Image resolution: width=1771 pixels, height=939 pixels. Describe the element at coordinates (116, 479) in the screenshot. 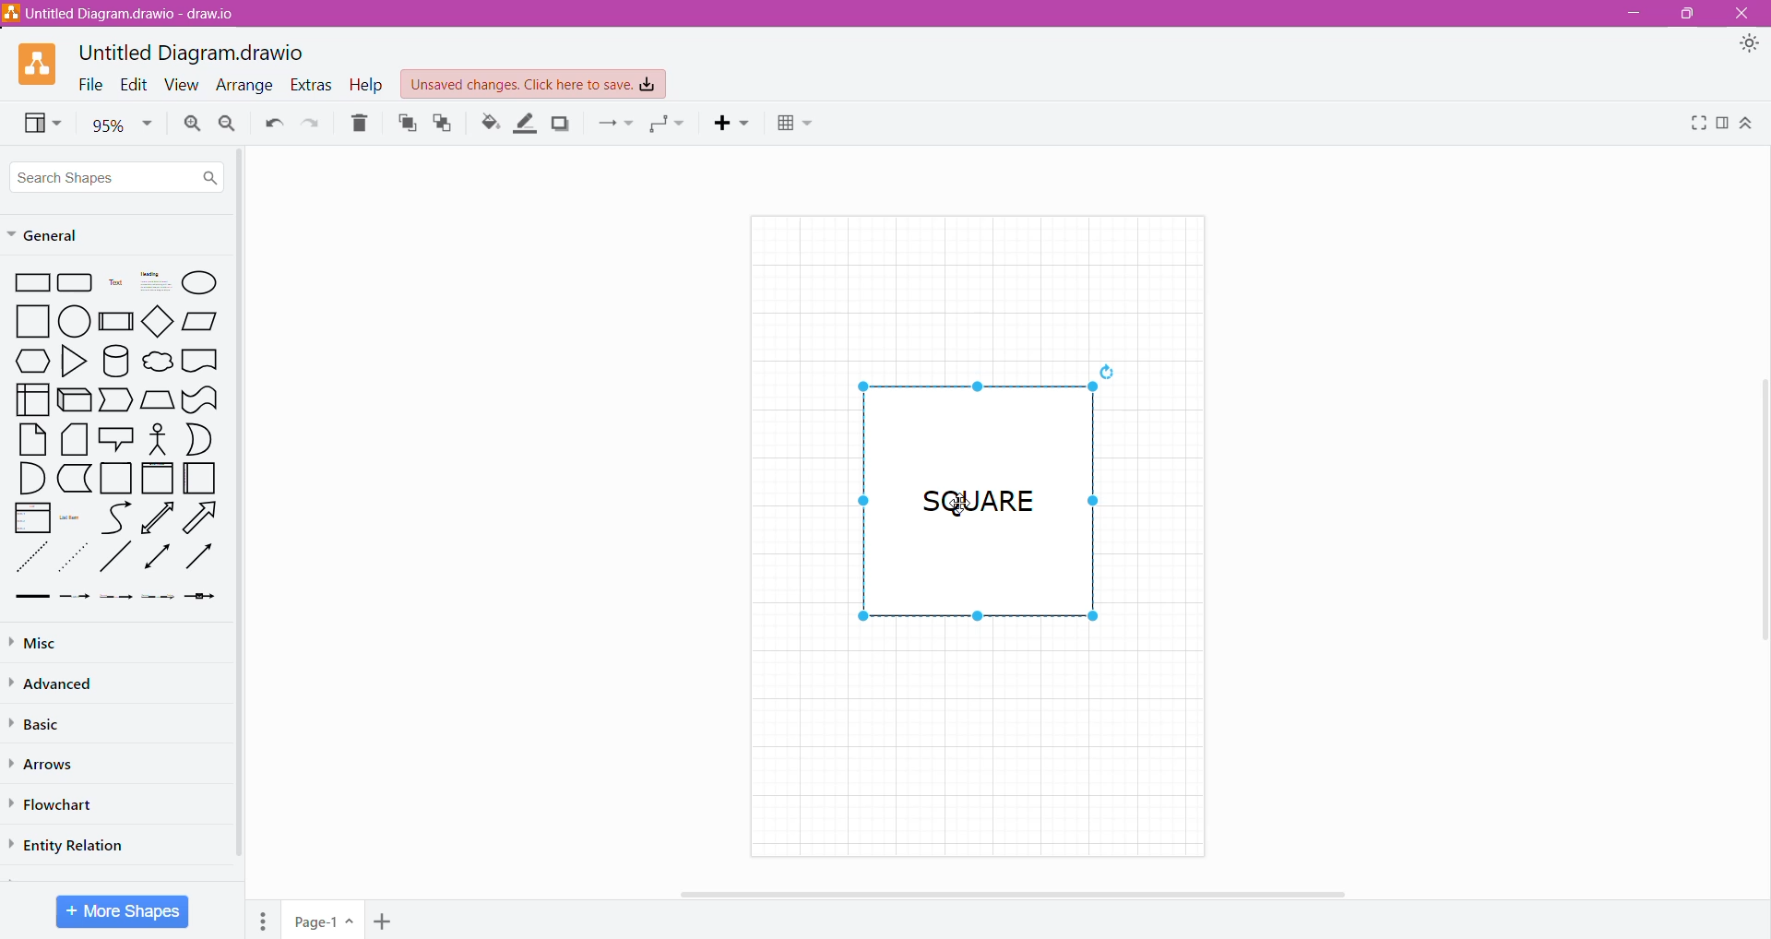

I see `Square ` at that location.